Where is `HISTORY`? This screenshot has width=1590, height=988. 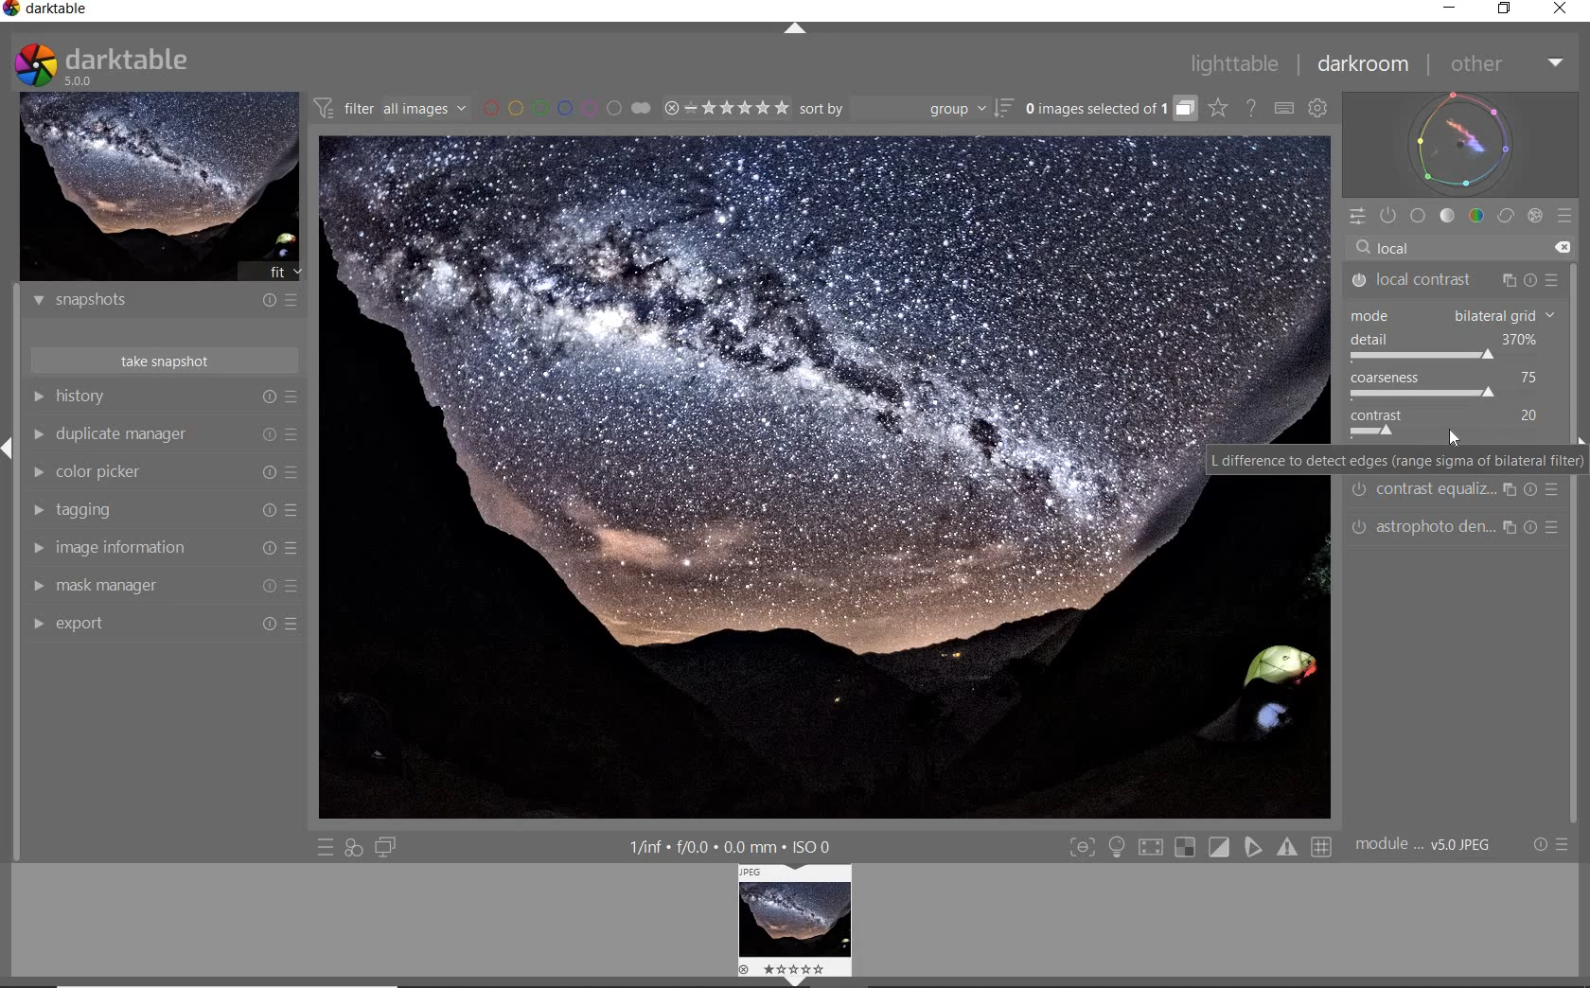 HISTORY is located at coordinates (38, 397).